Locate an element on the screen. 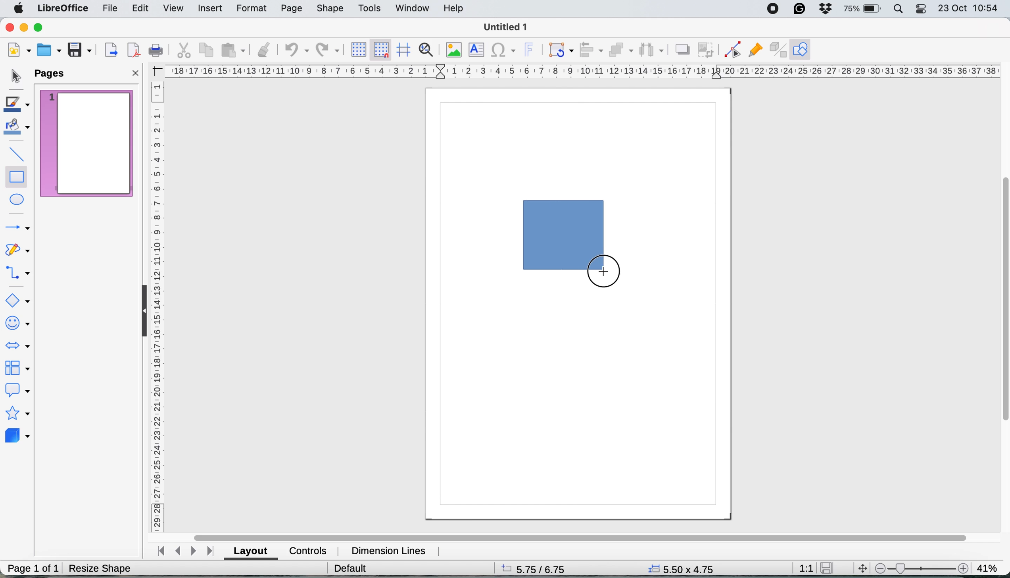  fill color is located at coordinates (19, 129).